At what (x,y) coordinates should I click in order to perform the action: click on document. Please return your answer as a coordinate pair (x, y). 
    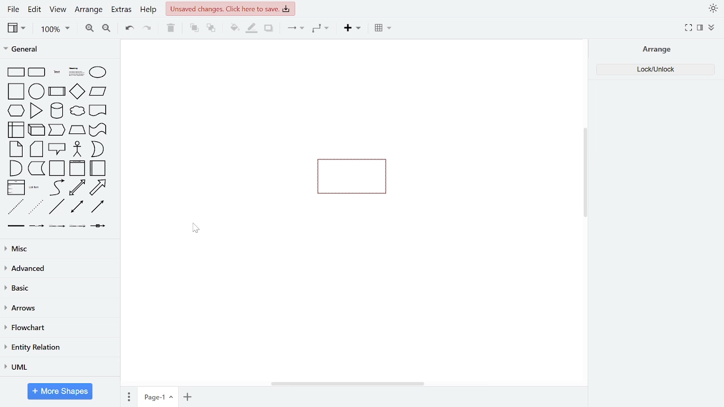
    Looking at the image, I should click on (98, 111).